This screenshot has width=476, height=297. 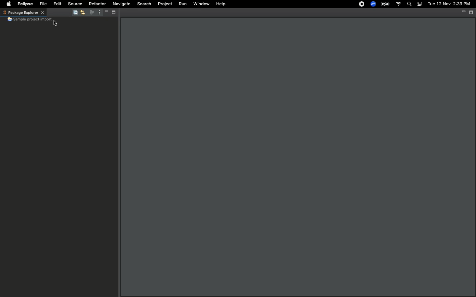 What do you see at coordinates (9, 3) in the screenshot?
I see `Apple logo` at bounding box center [9, 3].